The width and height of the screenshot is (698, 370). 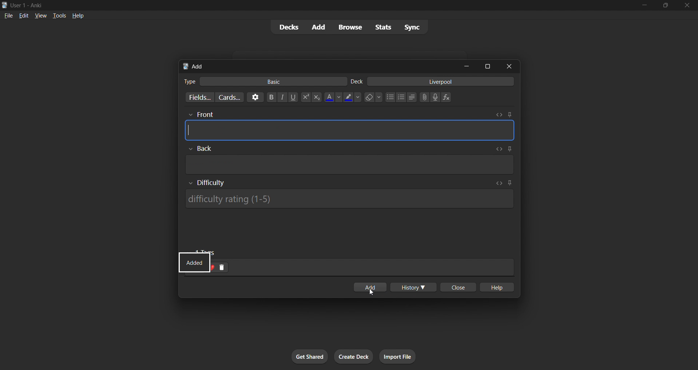 I want to click on Bold, so click(x=271, y=97).